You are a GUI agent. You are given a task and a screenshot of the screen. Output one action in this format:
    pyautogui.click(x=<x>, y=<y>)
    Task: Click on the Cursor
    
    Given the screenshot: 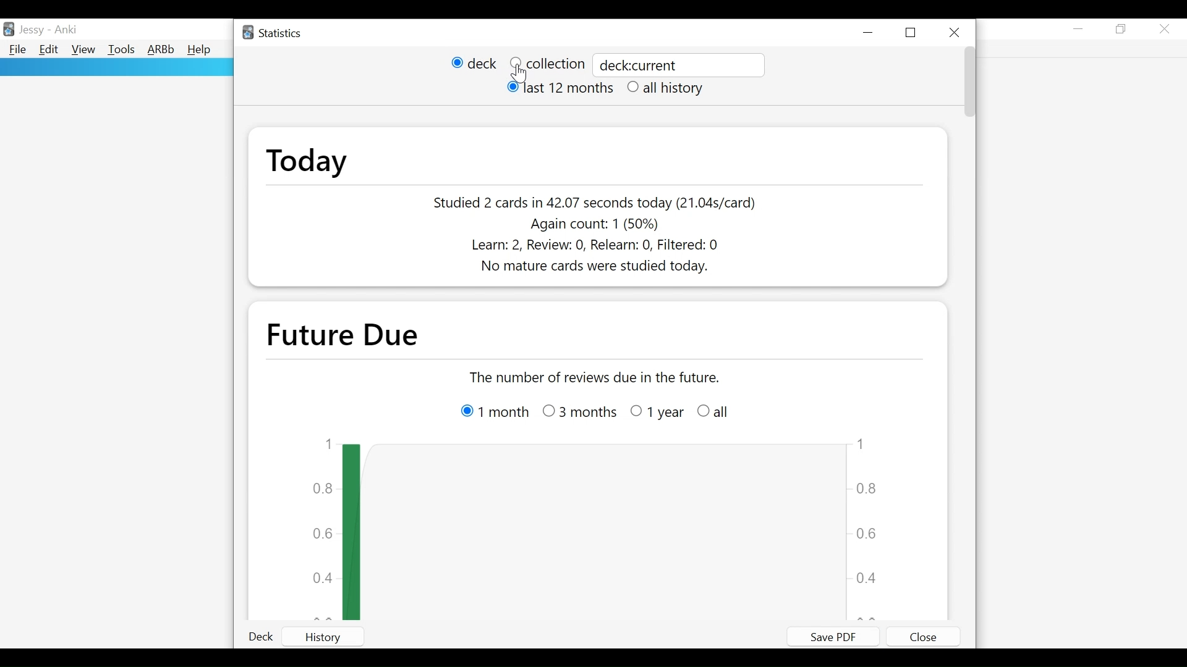 What is the action you would take?
    pyautogui.click(x=521, y=74)
    